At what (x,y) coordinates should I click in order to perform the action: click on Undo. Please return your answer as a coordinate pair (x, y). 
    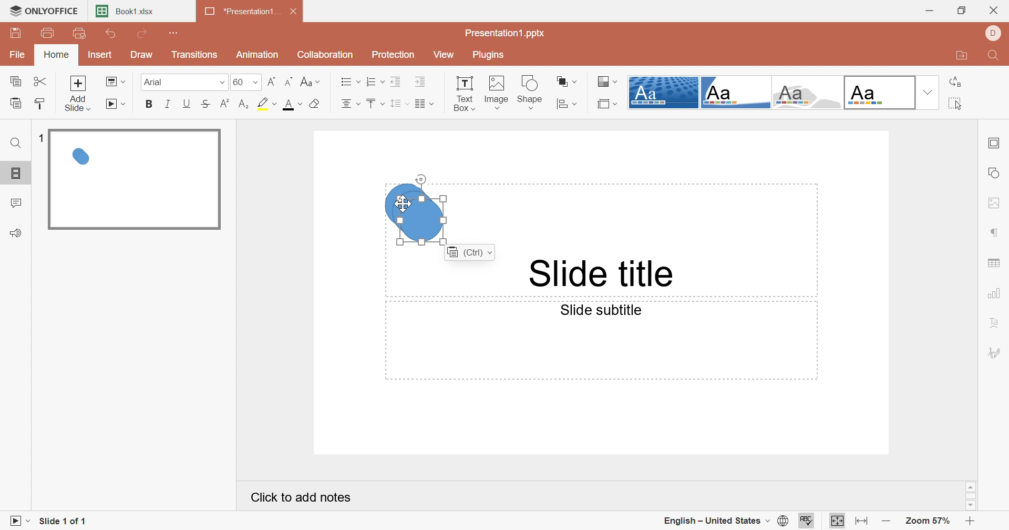
    Looking at the image, I should click on (112, 34).